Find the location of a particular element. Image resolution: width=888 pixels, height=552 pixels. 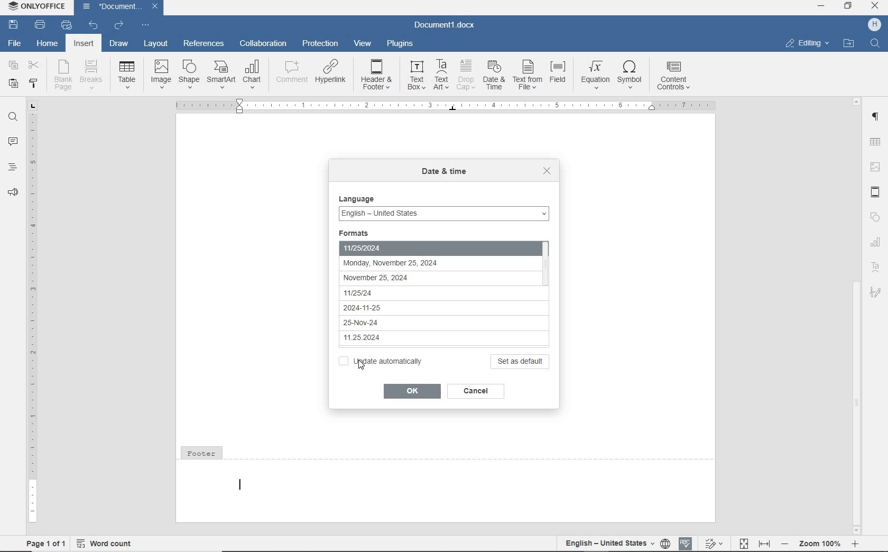

fit to width is located at coordinates (765, 545).